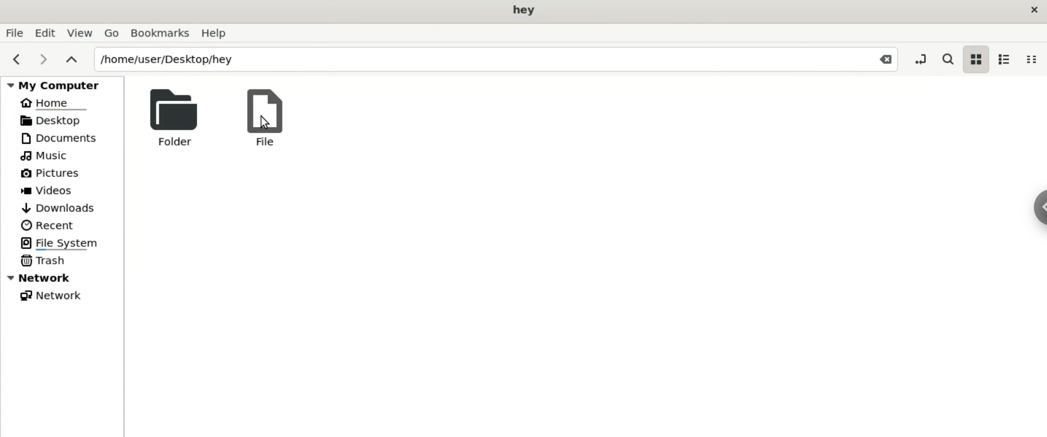 This screenshot has height=437, width=1047. What do you see at coordinates (1032, 10) in the screenshot?
I see `close` at bounding box center [1032, 10].